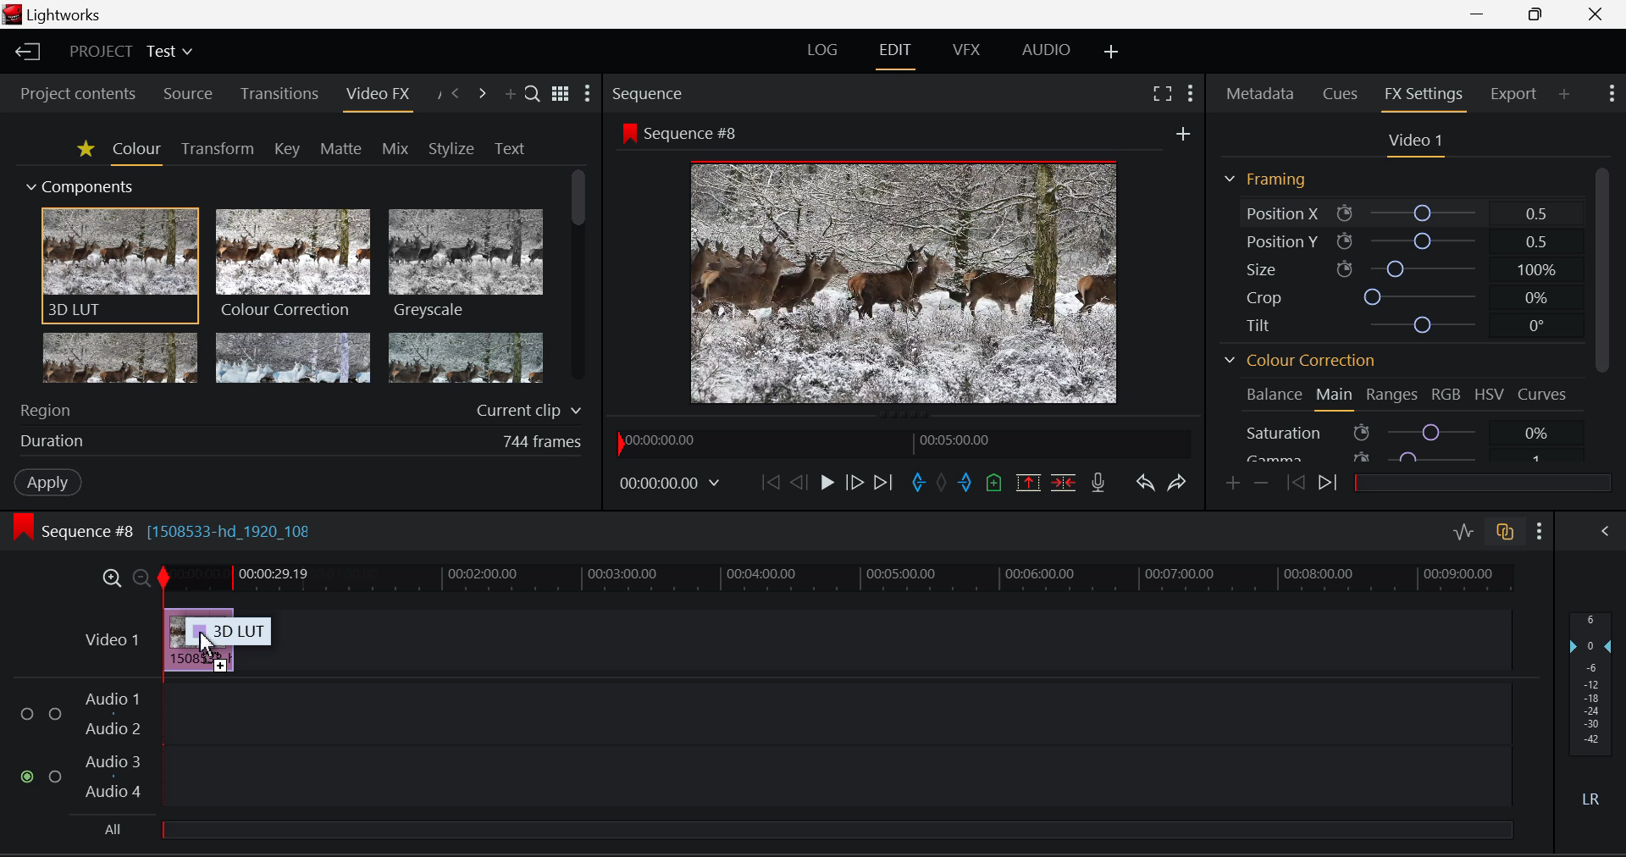 The height and width of the screenshot is (857, 1626). What do you see at coordinates (839, 580) in the screenshot?
I see `Project Timeline` at bounding box center [839, 580].